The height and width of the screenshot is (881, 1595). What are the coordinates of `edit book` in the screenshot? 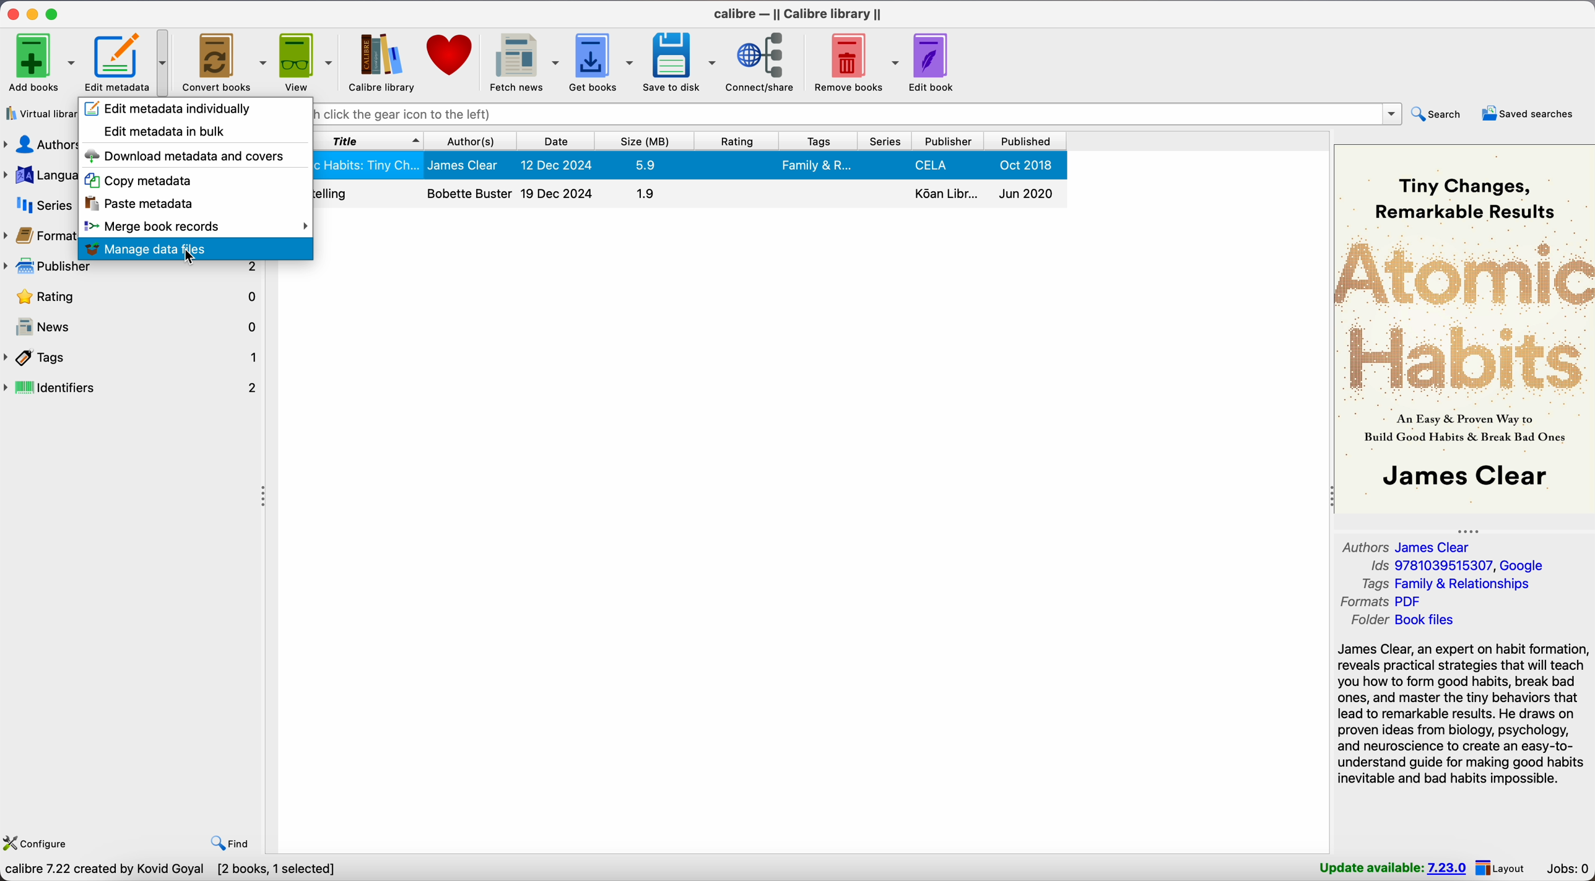 It's located at (935, 64).